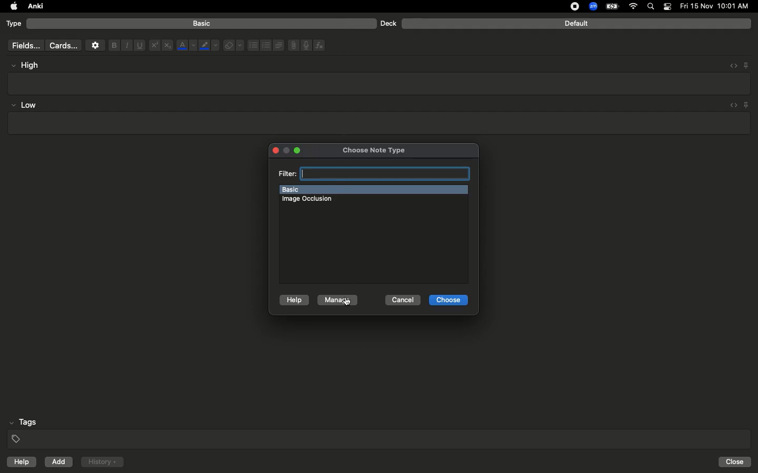  What do you see at coordinates (305, 44) in the screenshot?
I see `Voice recorder` at bounding box center [305, 44].